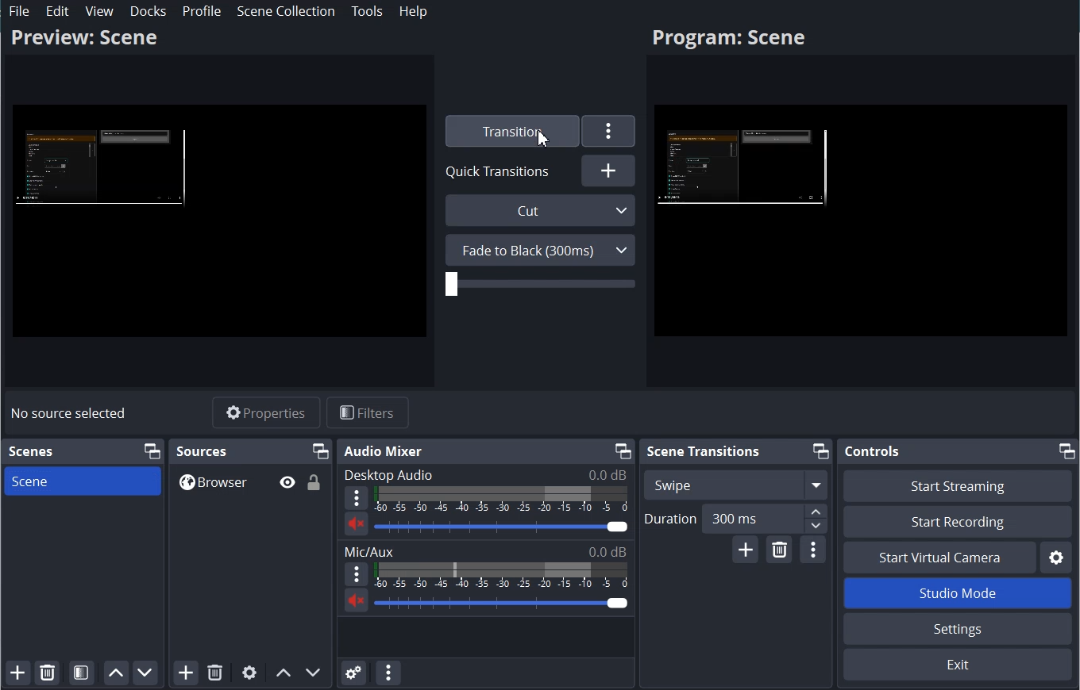 This screenshot has width=1080, height=690. What do you see at coordinates (736, 485) in the screenshot?
I see `Swipe` at bounding box center [736, 485].